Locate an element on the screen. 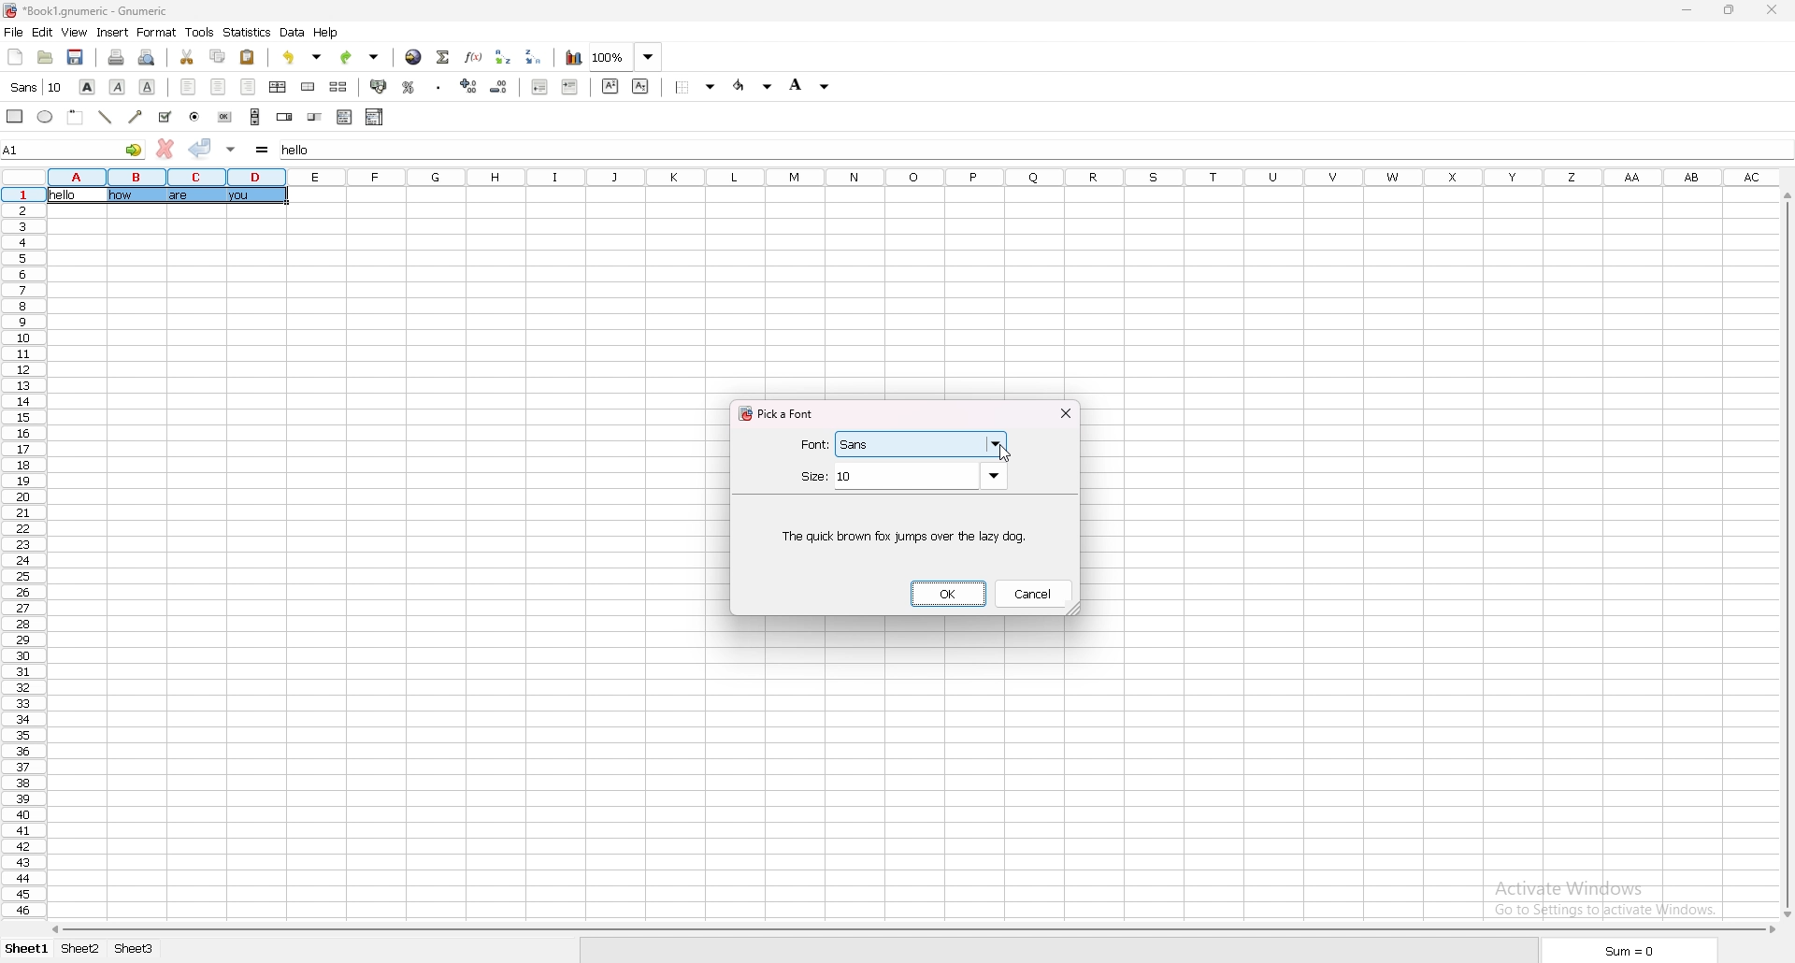 The width and height of the screenshot is (1795, 963). summation is located at coordinates (443, 55).